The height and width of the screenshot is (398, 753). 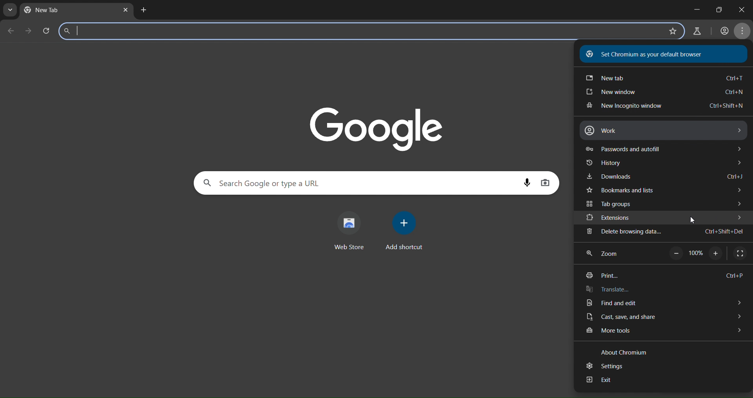 I want to click on new incognito window, so click(x=664, y=107).